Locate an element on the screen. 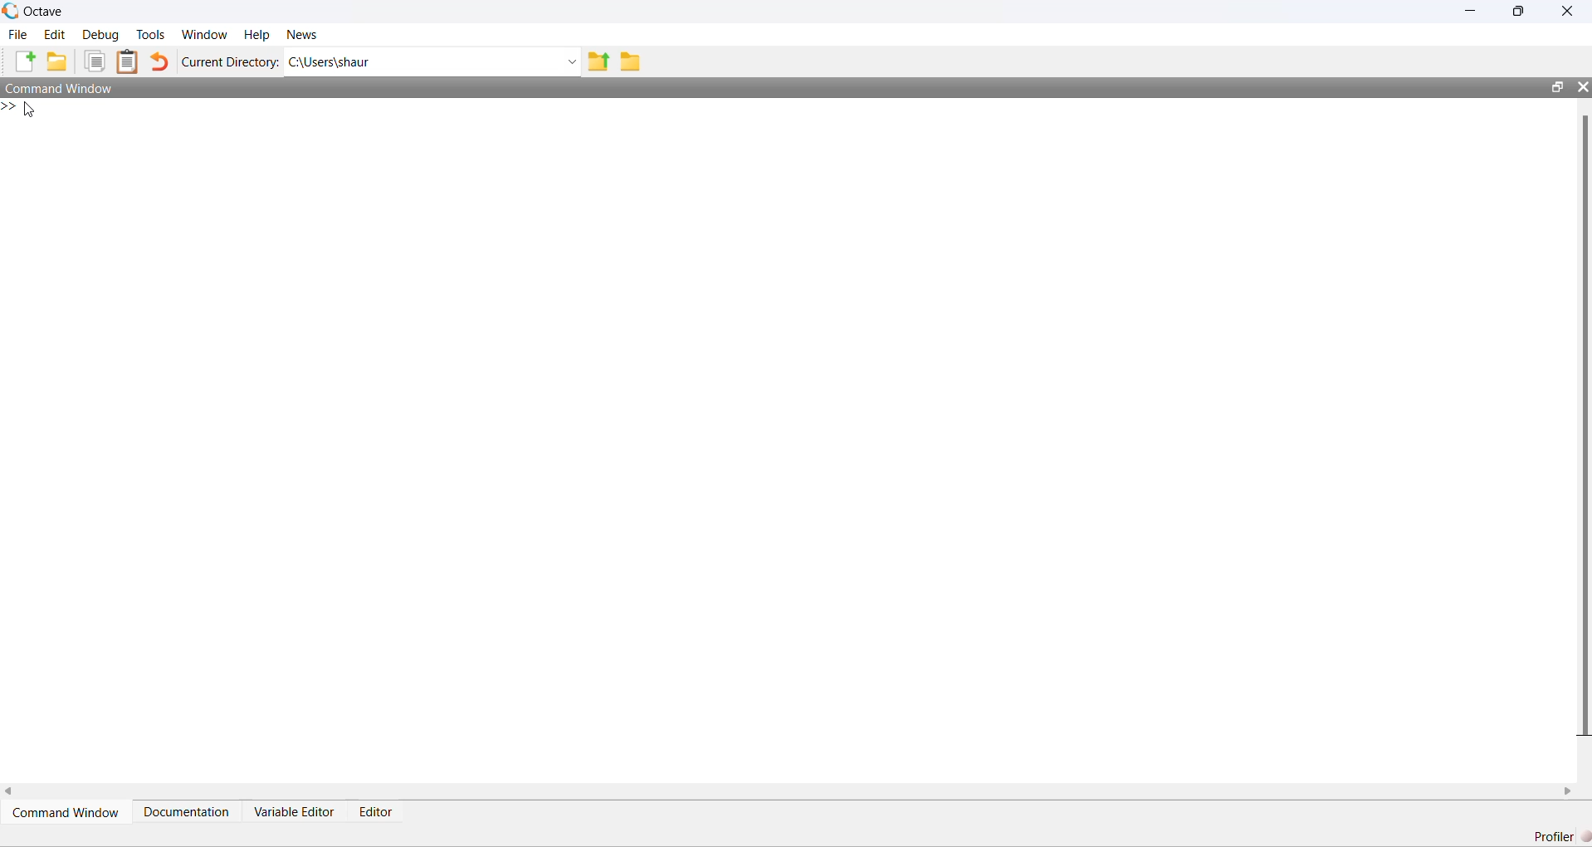  Edit is located at coordinates (55, 35).